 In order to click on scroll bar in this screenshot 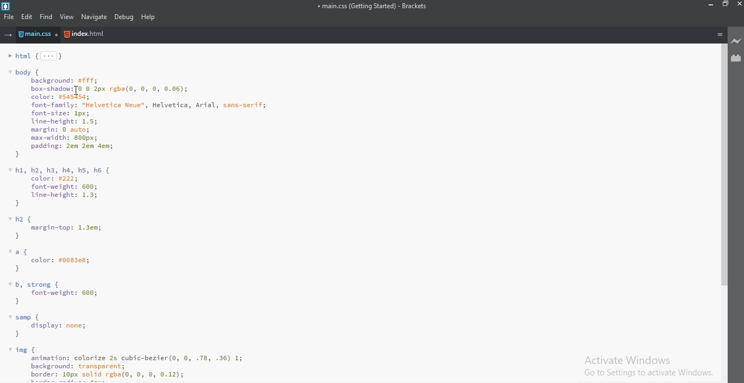, I will do `click(721, 164)`.